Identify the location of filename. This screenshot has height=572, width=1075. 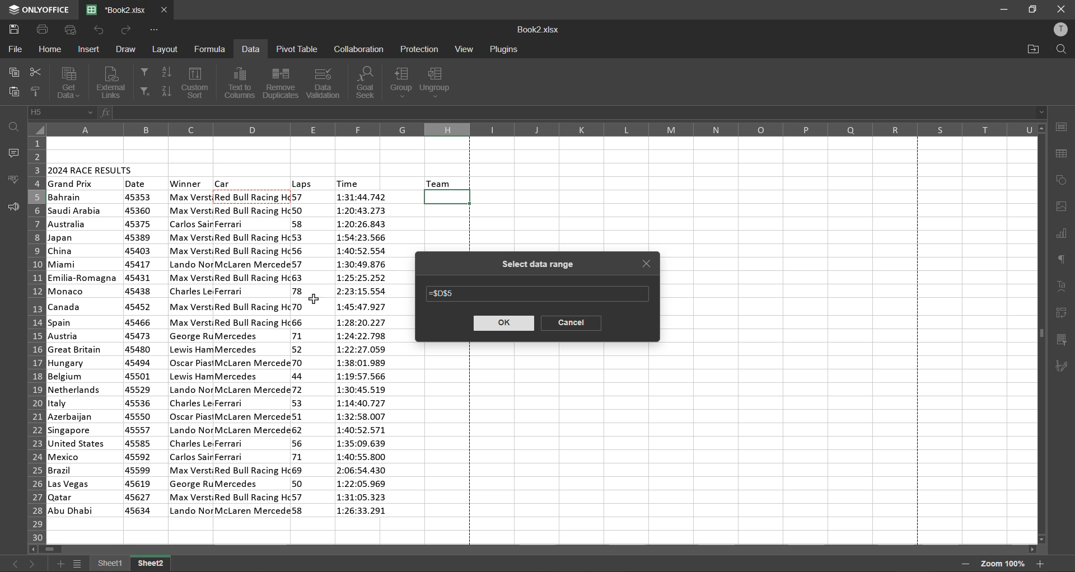
(120, 9).